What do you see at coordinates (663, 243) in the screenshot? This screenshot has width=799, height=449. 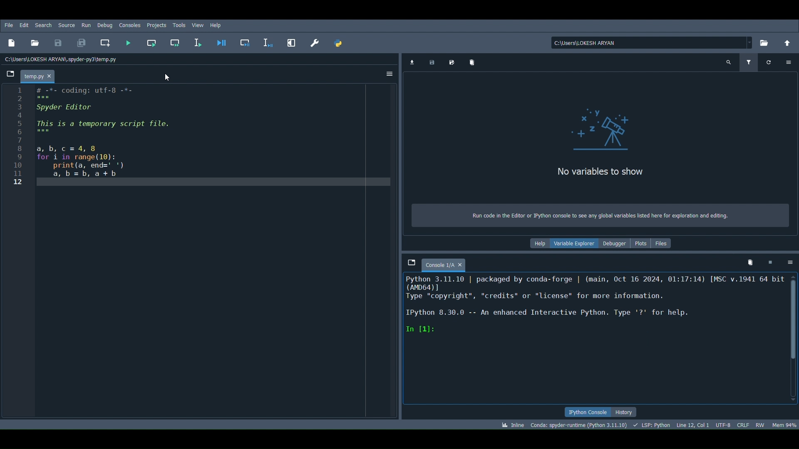 I see `Files` at bounding box center [663, 243].